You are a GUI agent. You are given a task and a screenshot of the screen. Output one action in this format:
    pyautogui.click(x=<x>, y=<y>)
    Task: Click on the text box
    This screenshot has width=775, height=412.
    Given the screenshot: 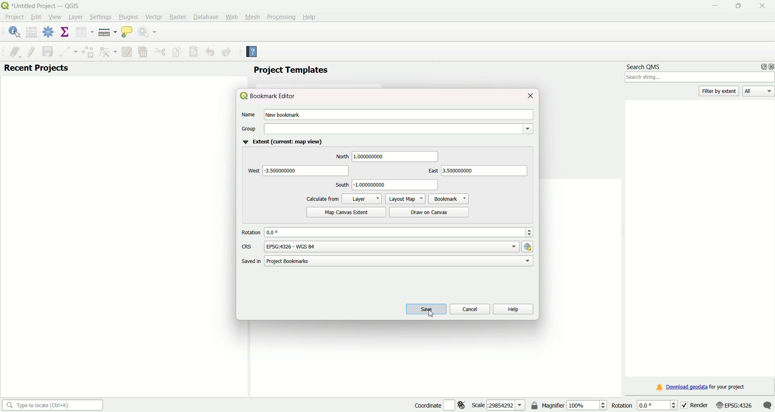 What is the action you would take?
    pyautogui.click(x=400, y=261)
    